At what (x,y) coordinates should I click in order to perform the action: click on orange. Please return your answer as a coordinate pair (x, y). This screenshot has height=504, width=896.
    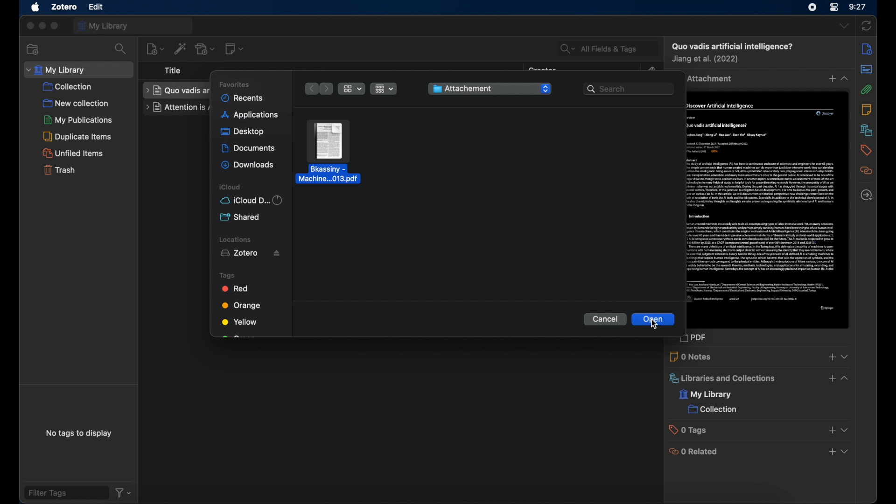
    Looking at the image, I should click on (244, 305).